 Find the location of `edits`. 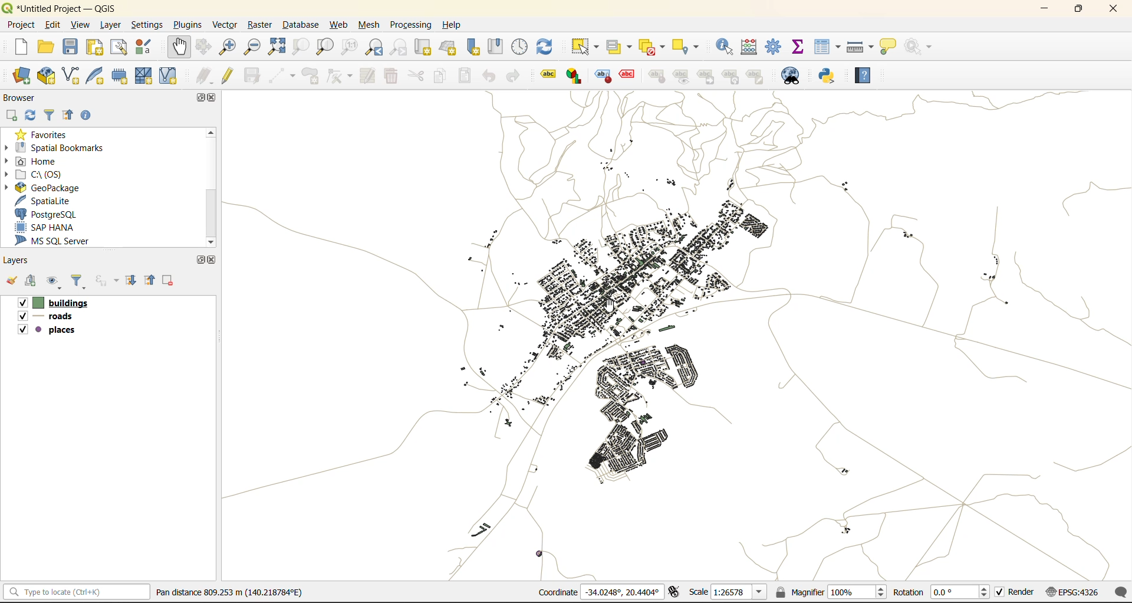

edits is located at coordinates (205, 74).